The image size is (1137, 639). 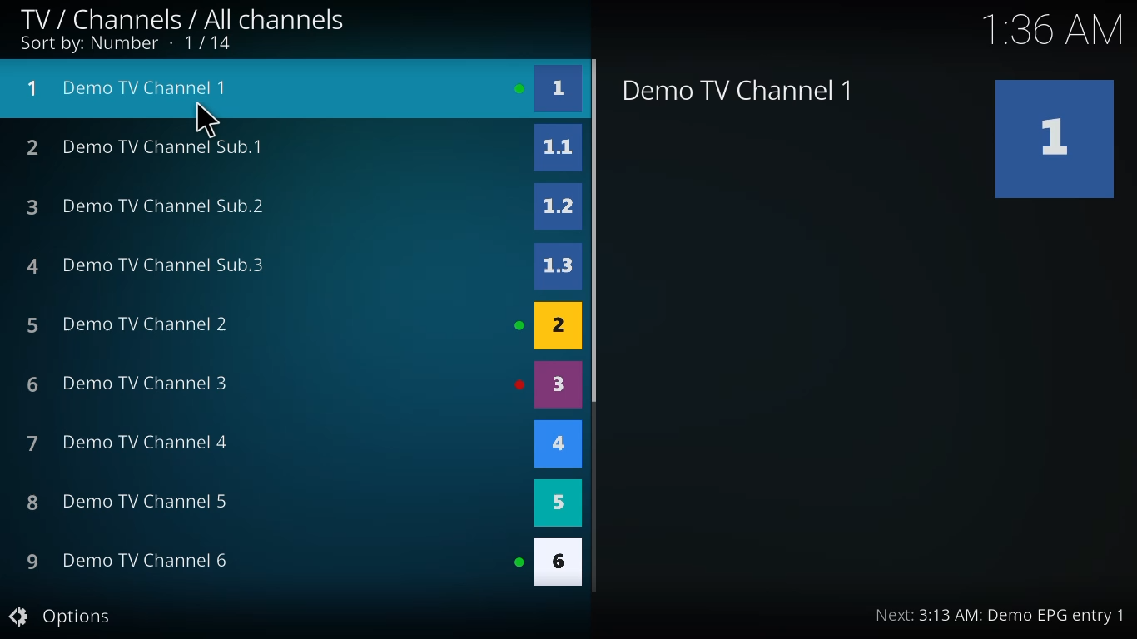 What do you see at coordinates (128, 502) in the screenshot?
I see `demo channel 5` at bounding box center [128, 502].